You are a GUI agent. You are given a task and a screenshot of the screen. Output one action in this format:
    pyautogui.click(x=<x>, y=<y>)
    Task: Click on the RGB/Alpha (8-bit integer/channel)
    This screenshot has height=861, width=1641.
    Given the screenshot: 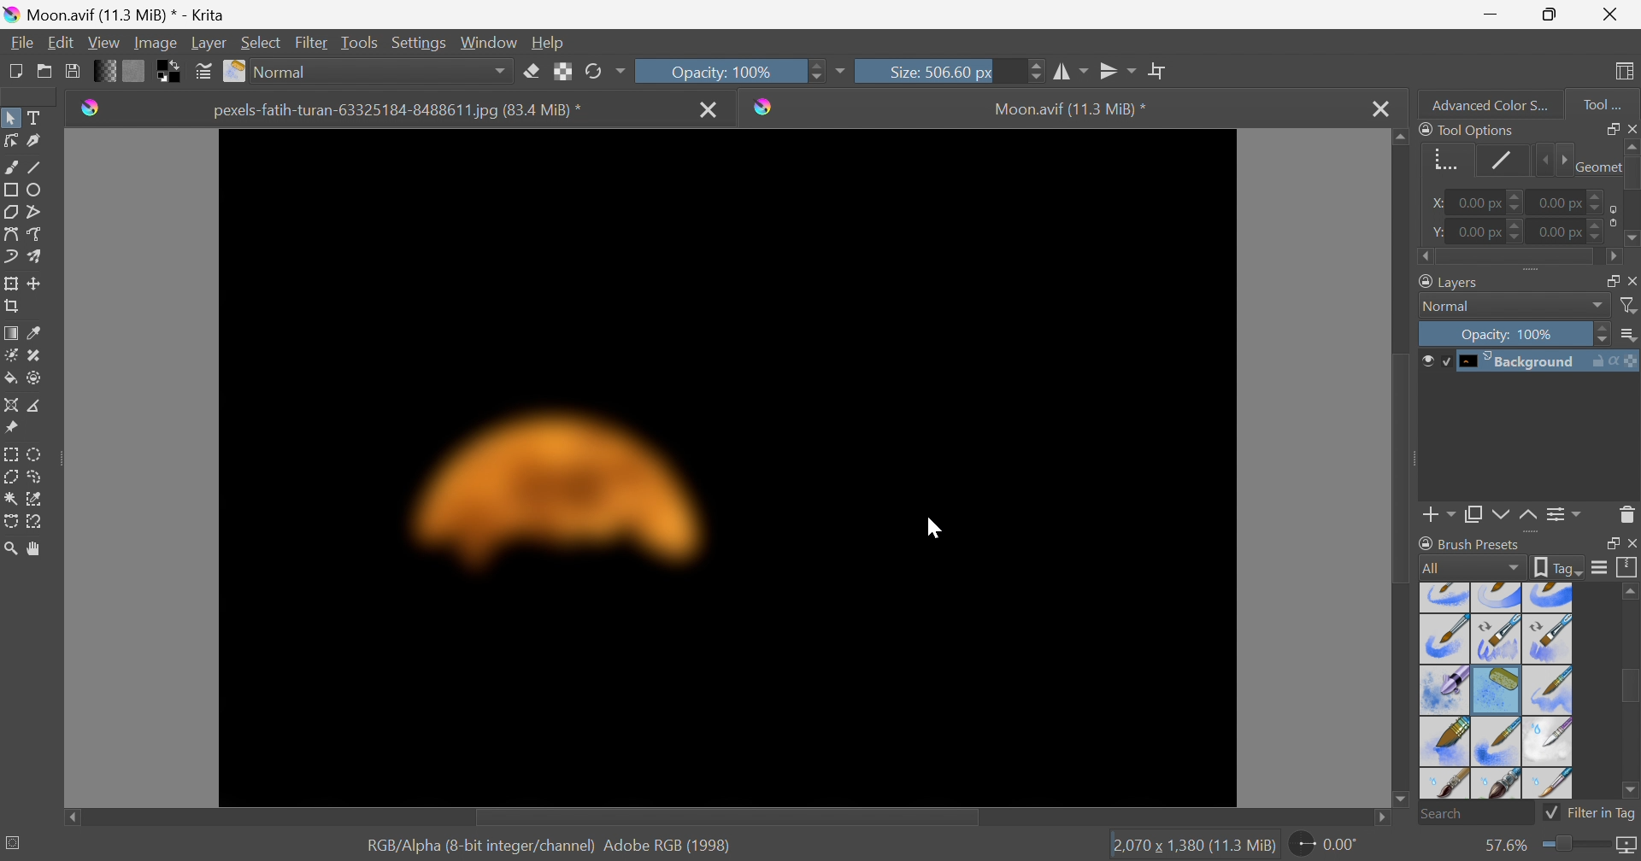 What is the action you would take?
    pyautogui.click(x=477, y=846)
    